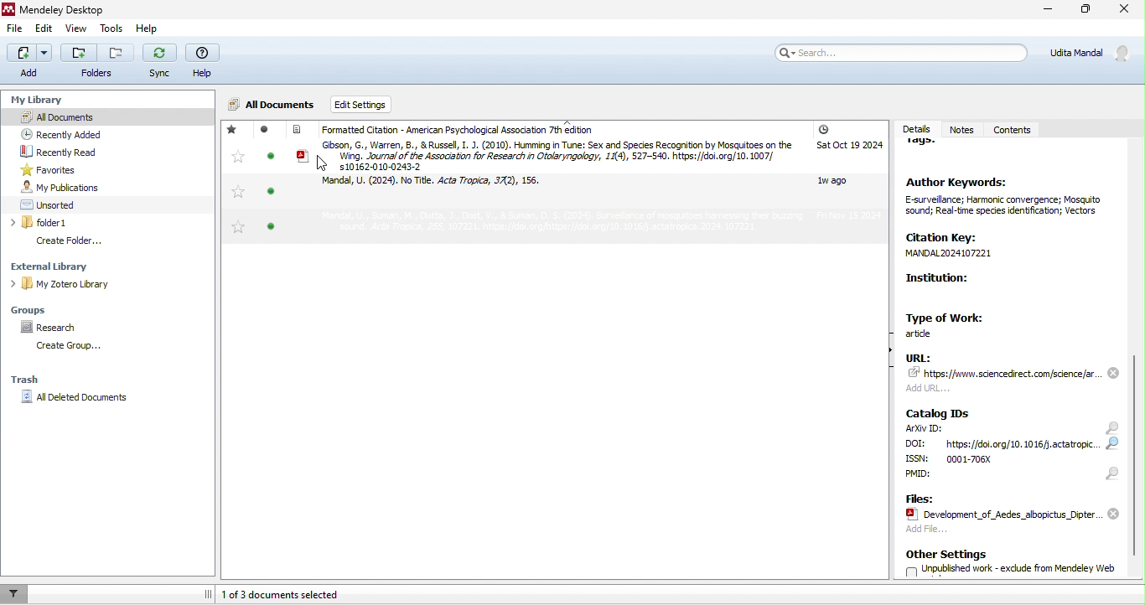  Describe the element at coordinates (1002, 374) in the screenshot. I see `URL:
77 https: www. sciencedrect, com/sdence/ar.` at that location.